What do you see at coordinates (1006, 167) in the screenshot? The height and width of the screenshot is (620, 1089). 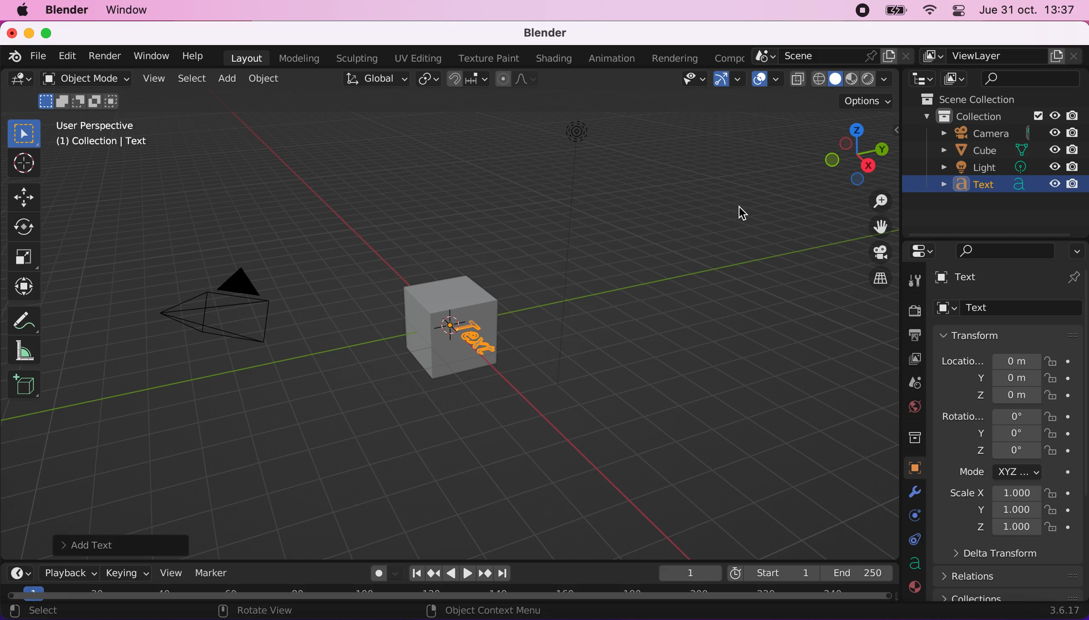 I see `light` at bounding box center [1006, 167].